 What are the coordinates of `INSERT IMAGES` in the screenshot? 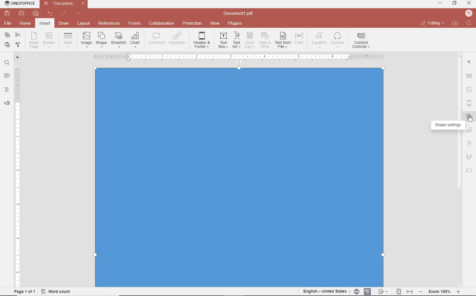 It's located at (86, 39).